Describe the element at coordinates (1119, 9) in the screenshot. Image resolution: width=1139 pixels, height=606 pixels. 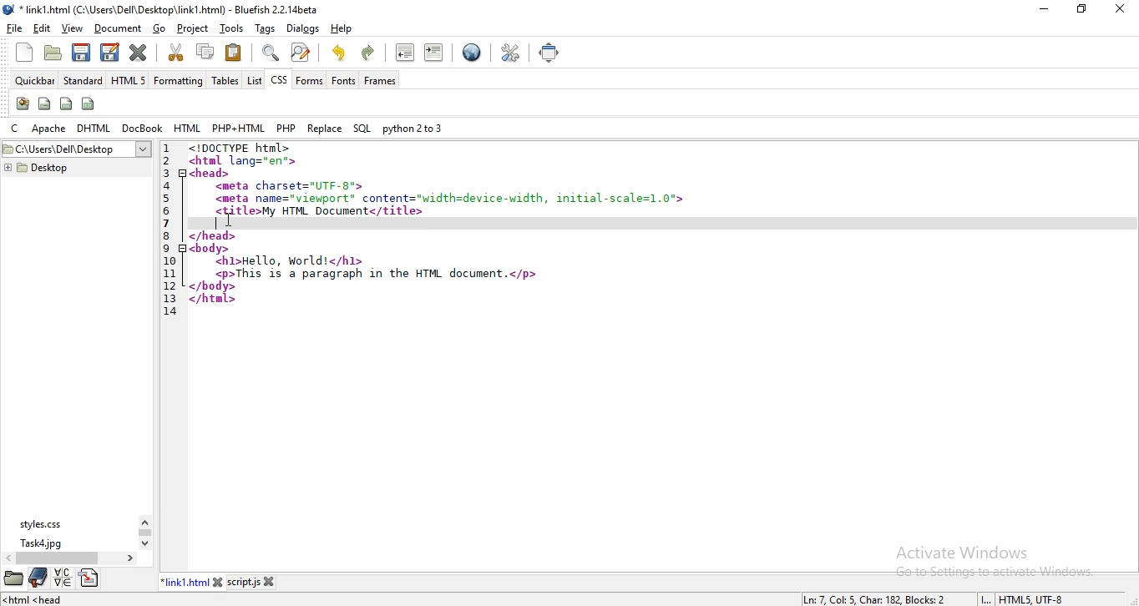
I see `close` at that location.